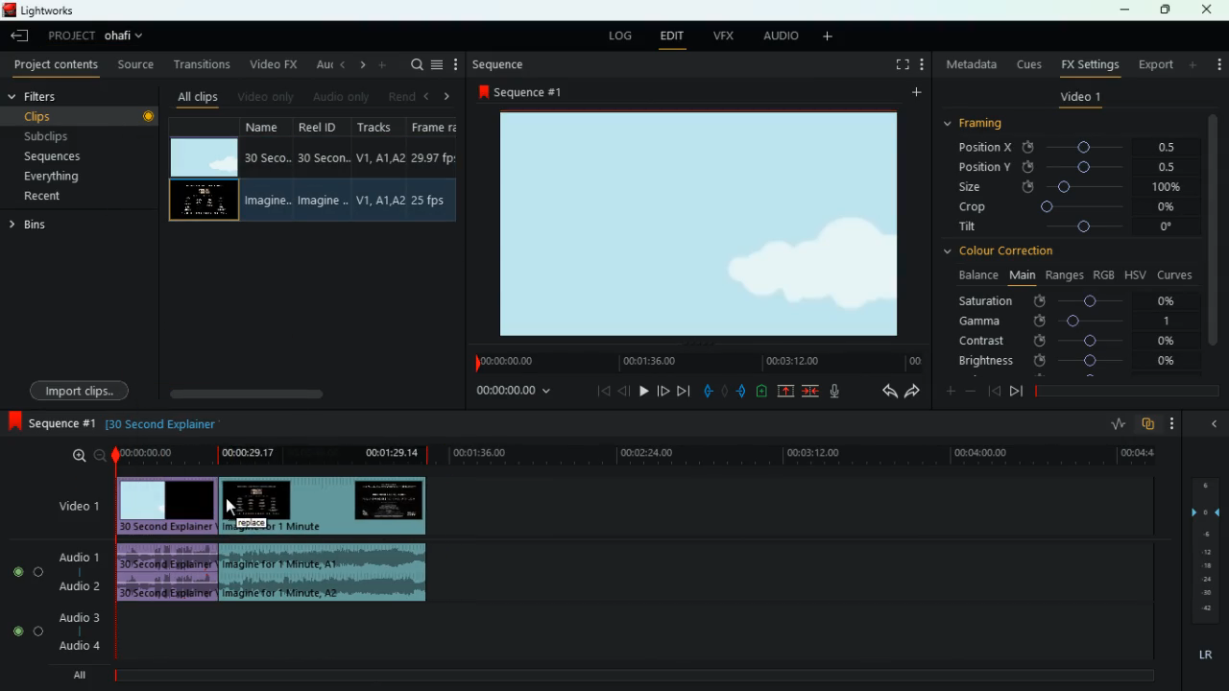 This screenshot has width=1229, height=691. Describe the element at coordinates (634, 455) in the screenshot. I see `time` at that location.